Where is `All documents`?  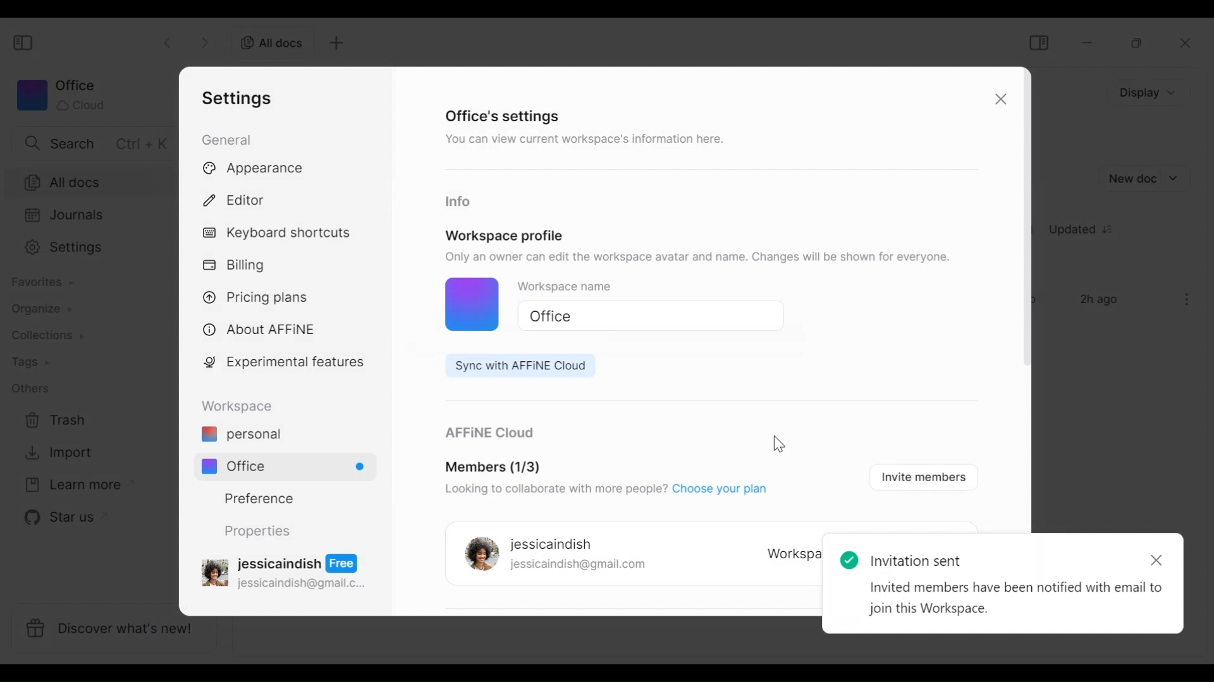
All documents is located at coordinates (89, 181).